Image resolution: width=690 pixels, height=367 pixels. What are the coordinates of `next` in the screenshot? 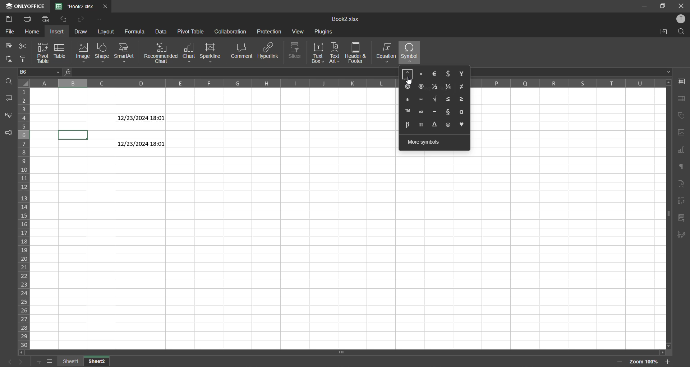 It's located at (21, 362).